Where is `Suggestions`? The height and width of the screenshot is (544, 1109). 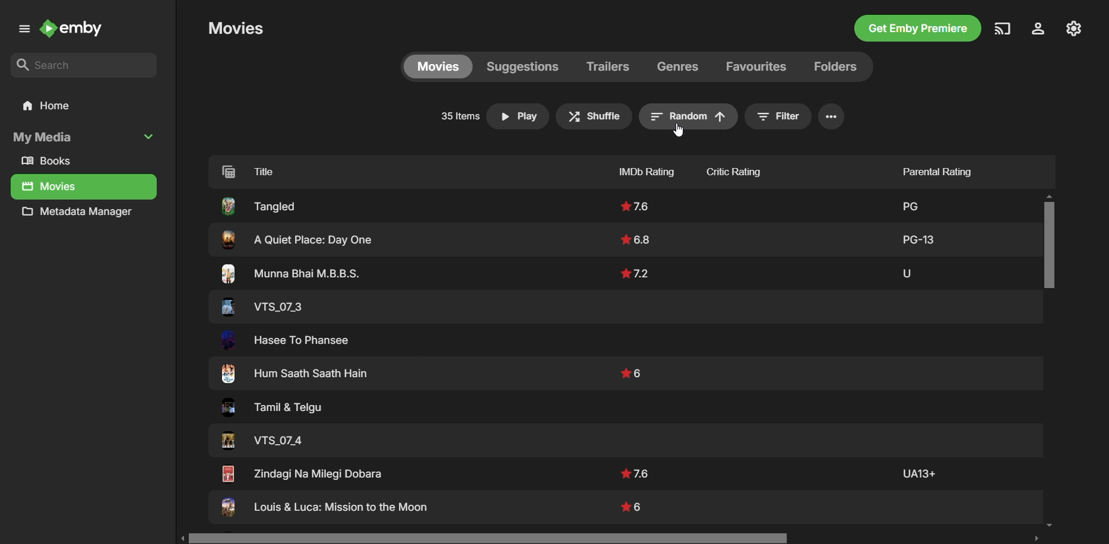
Suggestions is located at coordinates (522, 66).